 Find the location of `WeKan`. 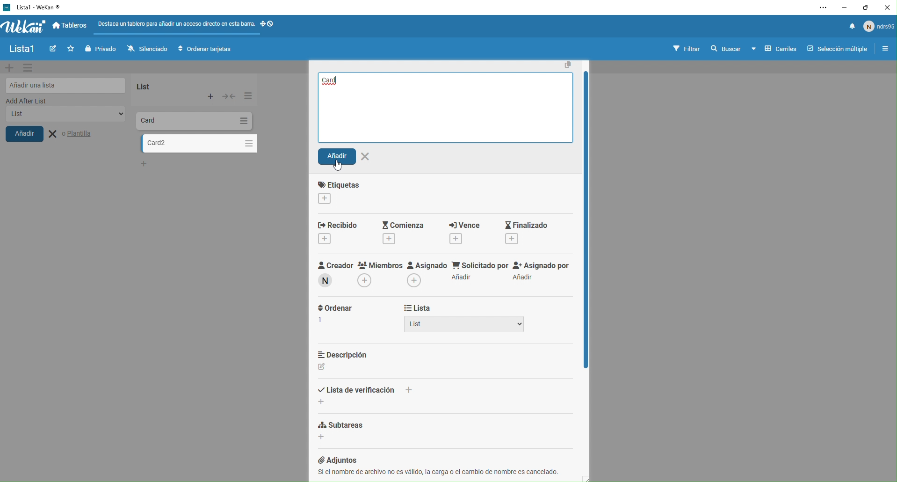

WeKan is located at coordinates (33, 7).